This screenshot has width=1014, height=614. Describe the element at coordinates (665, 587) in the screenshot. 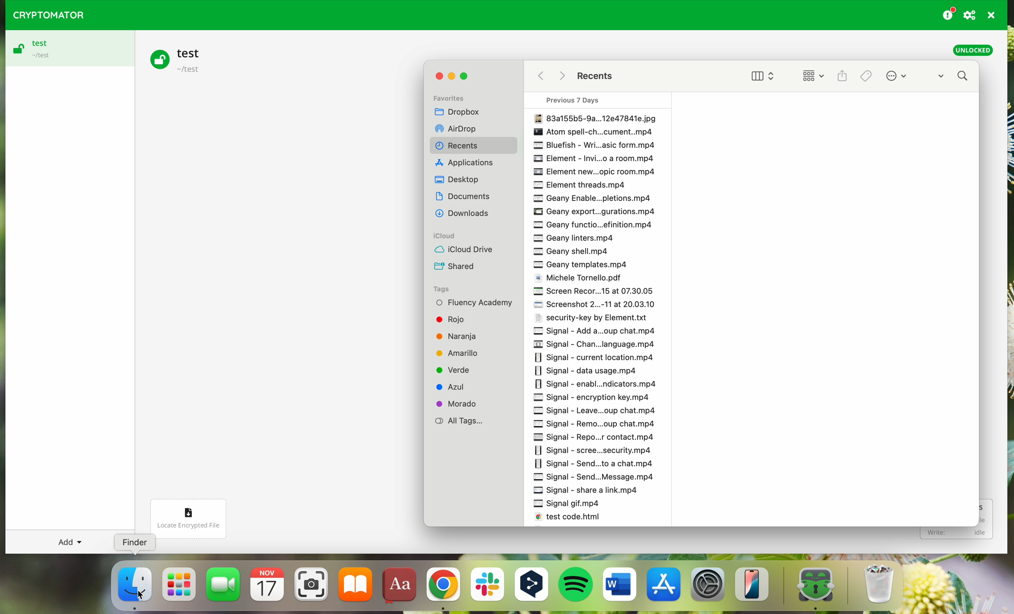

I see `Appstore` at that location.